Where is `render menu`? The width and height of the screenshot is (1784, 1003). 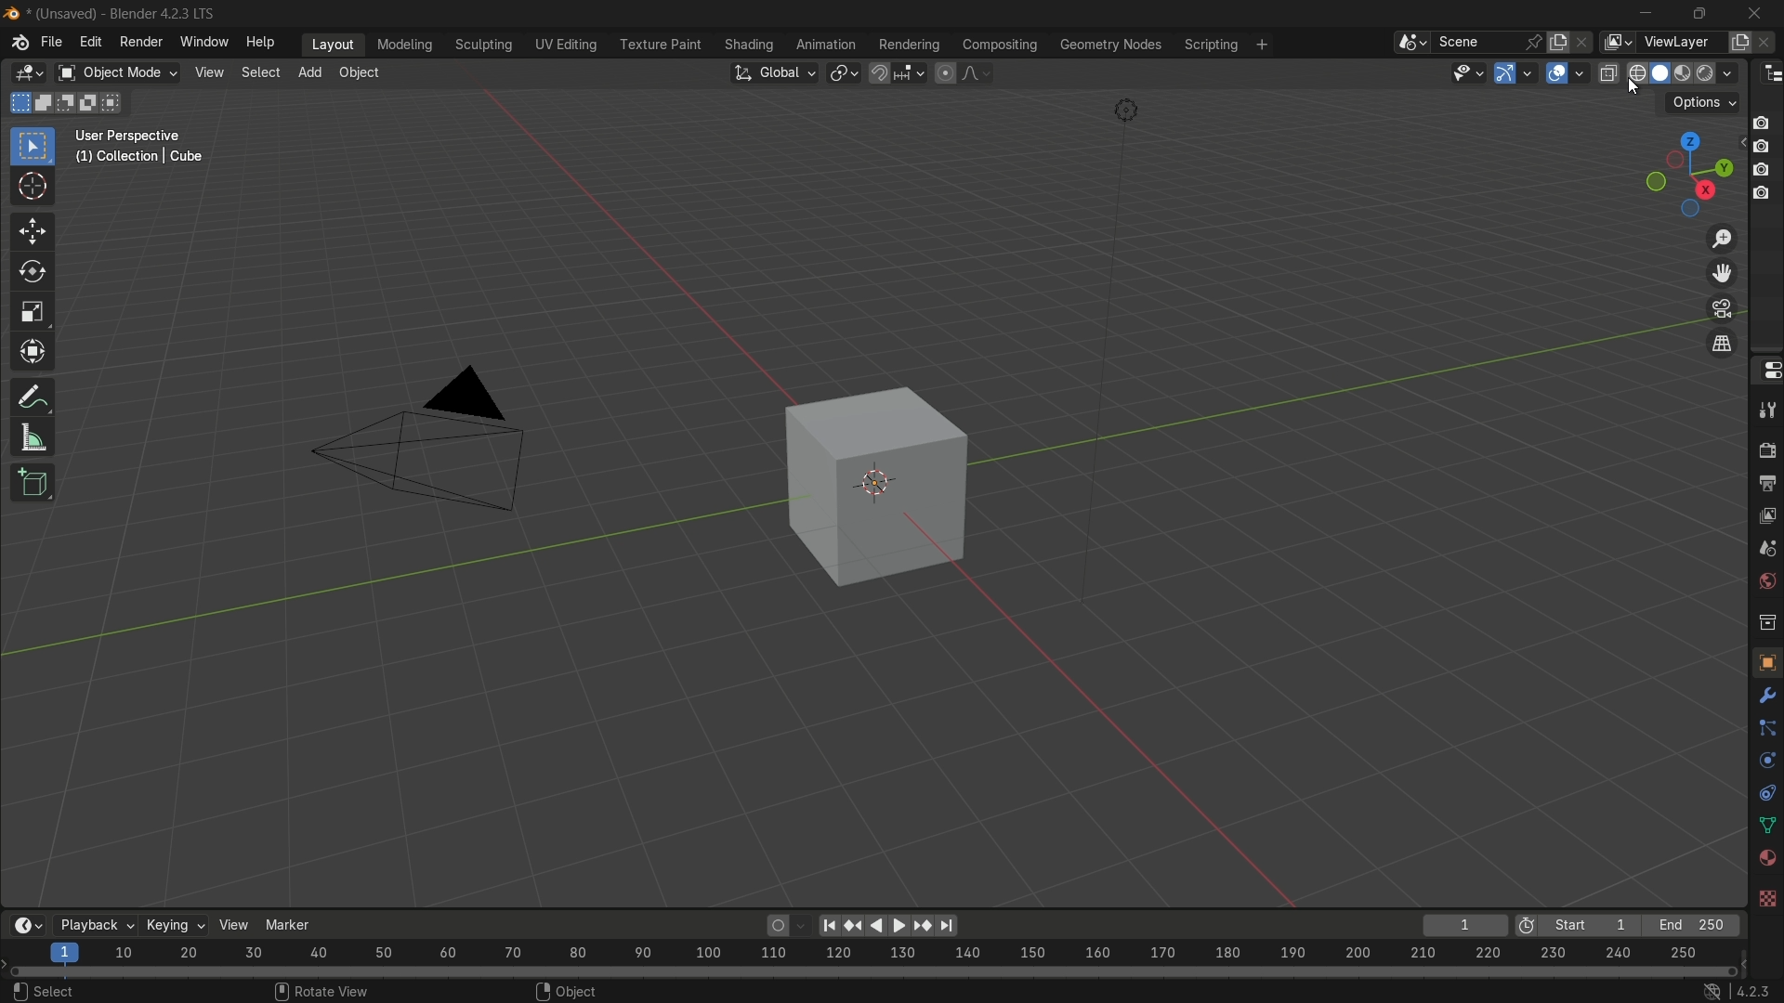 render menu is located at coordinates (142, 41).